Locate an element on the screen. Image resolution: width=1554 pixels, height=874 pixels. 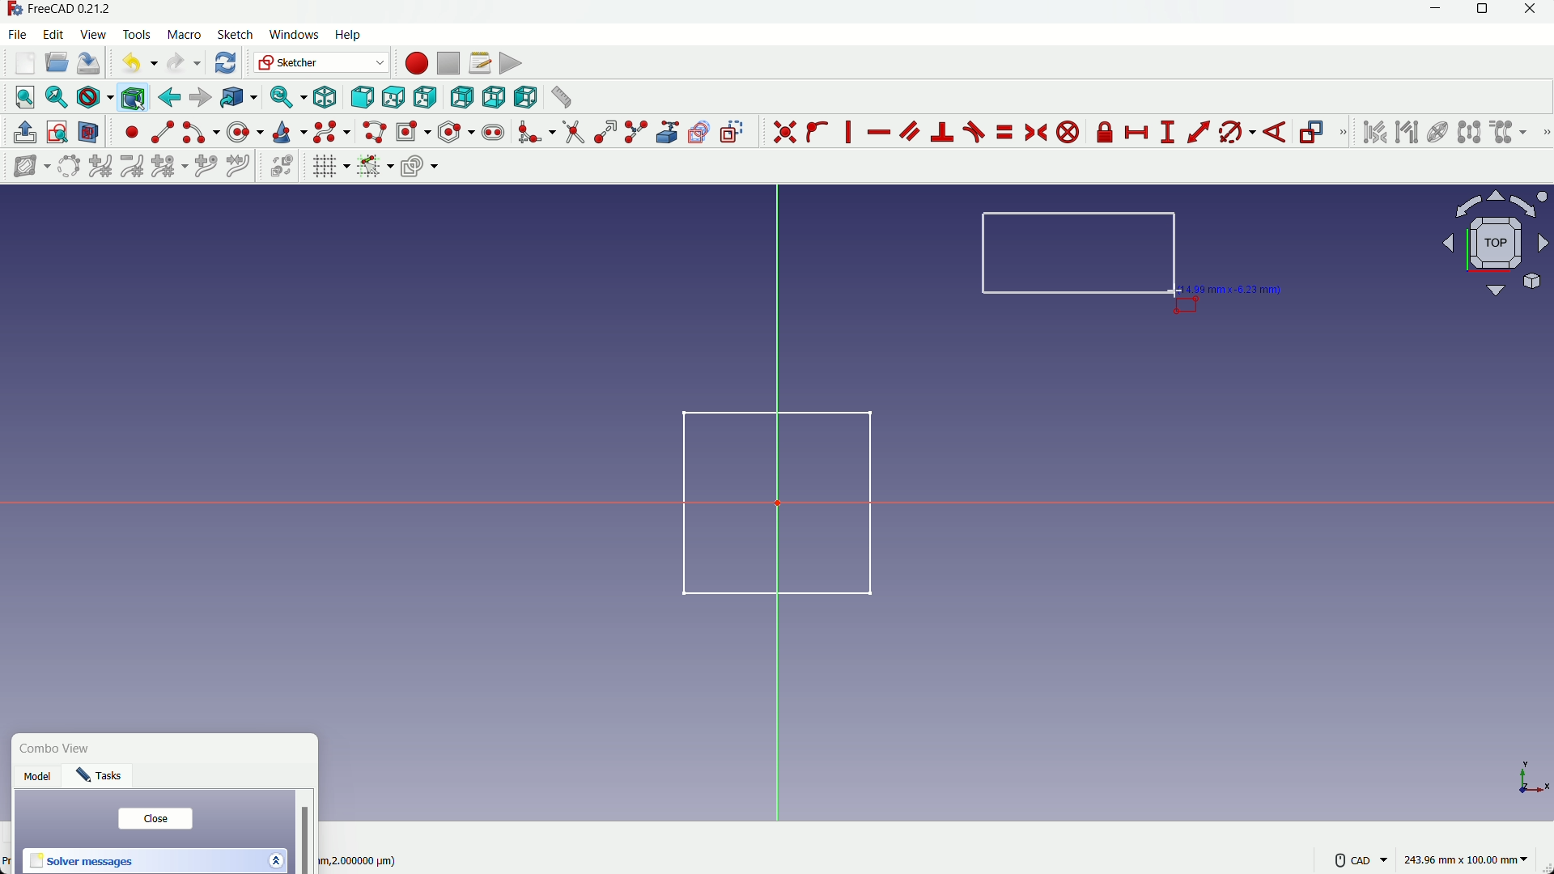
redo is located at coordinates (184, 63).